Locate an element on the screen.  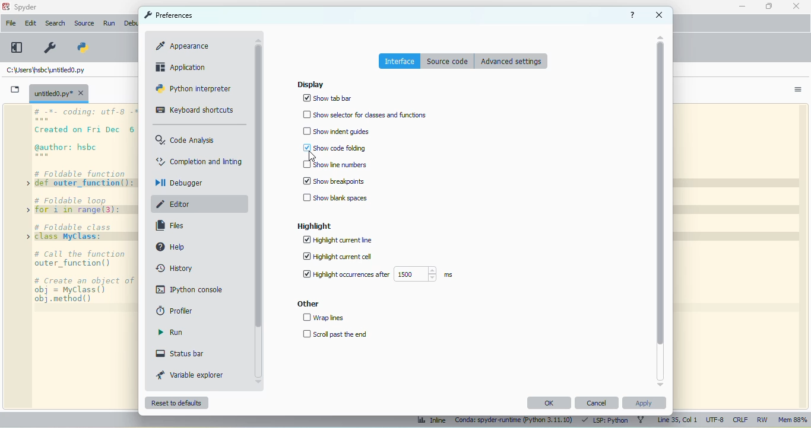
highlight occurrences after 1500 ms is located at coordinates (376, 274).